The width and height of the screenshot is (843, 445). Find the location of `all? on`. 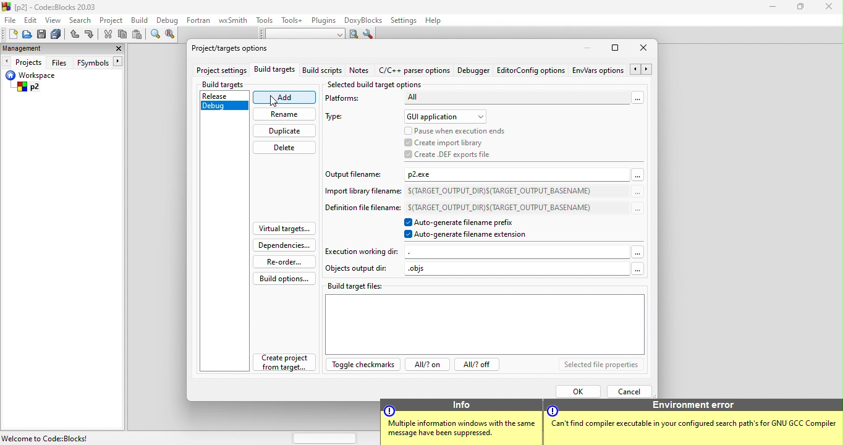

all? on is located at coordinates (430, 365).